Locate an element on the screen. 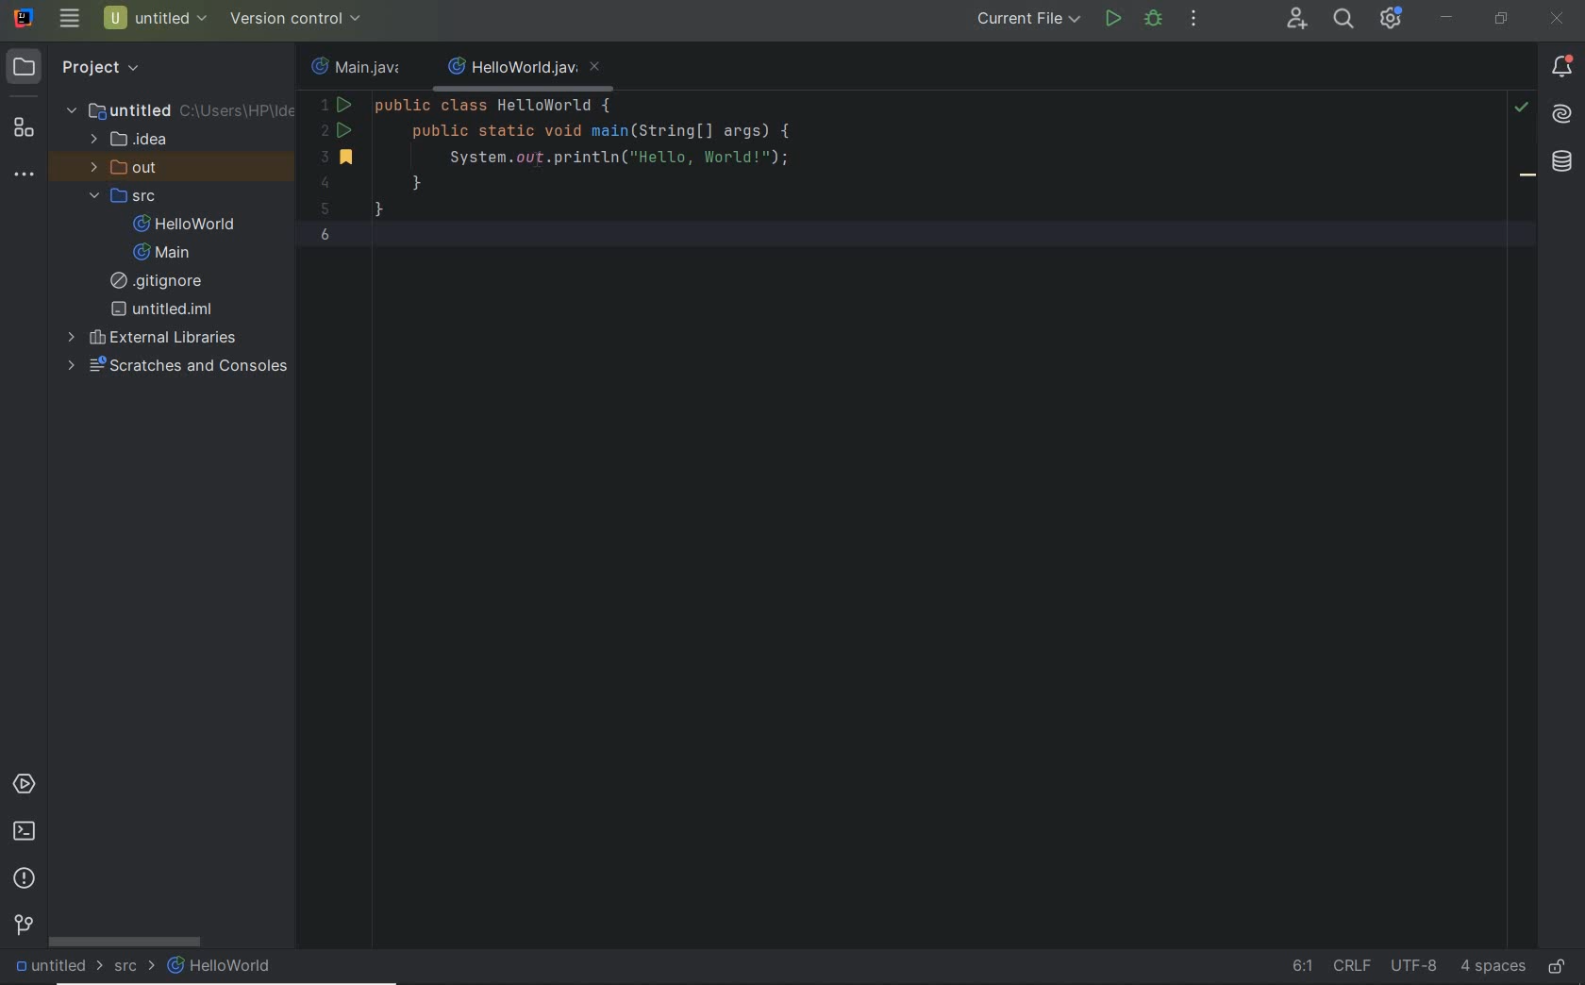 This screenshot has width=1585, height=985. problems is located at coordinates (28, 878).